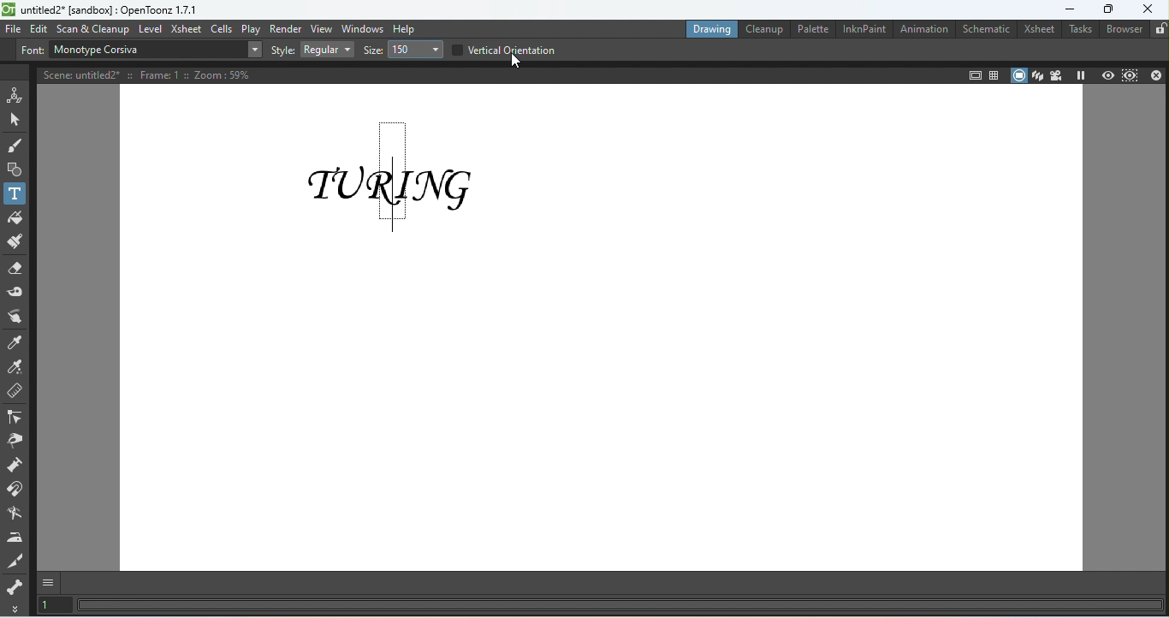 The width and height of the screenshot is (1169, 618). I want to click on Level, so click(150, 28).